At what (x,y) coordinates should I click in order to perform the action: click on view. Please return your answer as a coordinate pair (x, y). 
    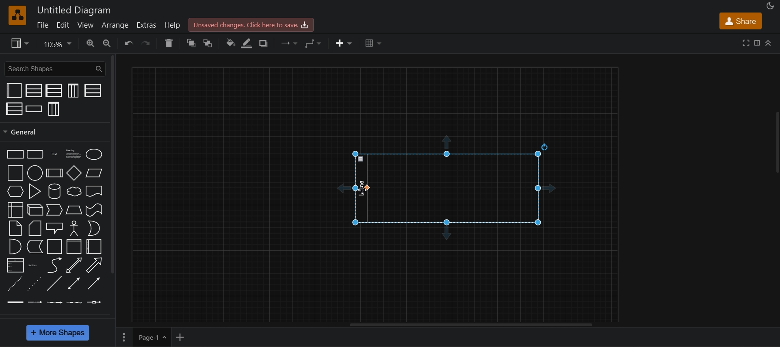
    Looking at the image, I should click on (86, 24).